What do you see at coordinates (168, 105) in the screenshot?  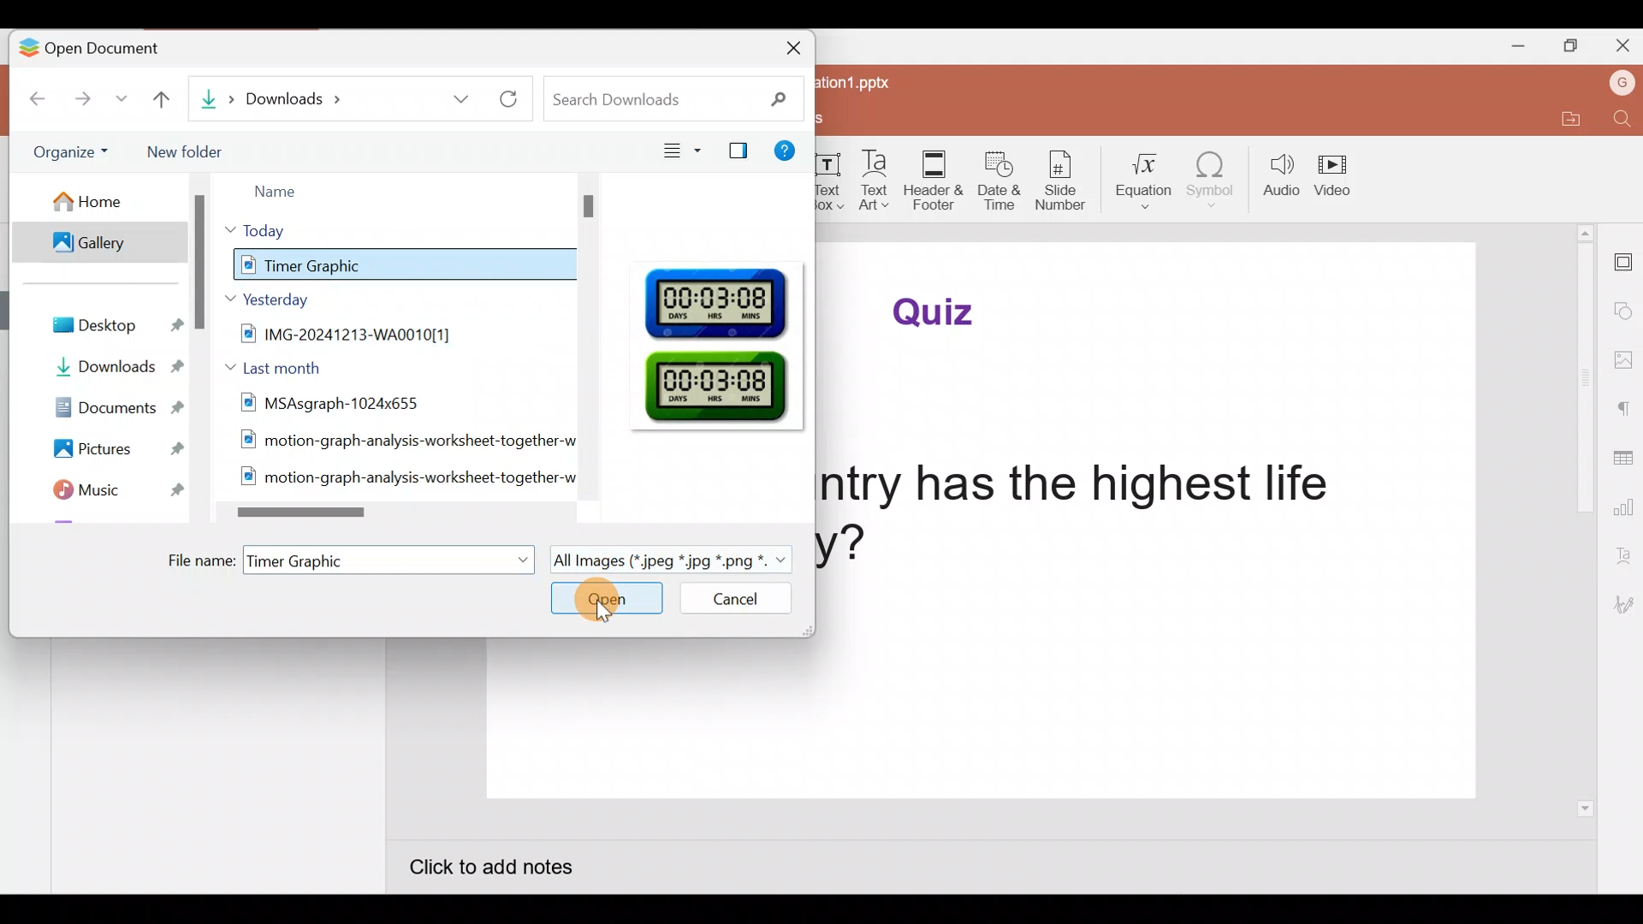 I see `Go up` at bounding box center [168, 105].